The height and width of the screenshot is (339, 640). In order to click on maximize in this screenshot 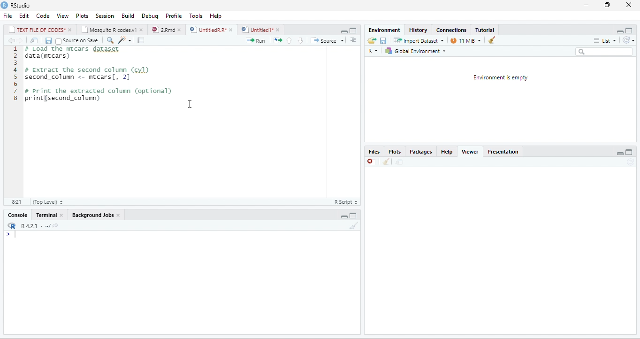, I will do `click(345, 30)`.